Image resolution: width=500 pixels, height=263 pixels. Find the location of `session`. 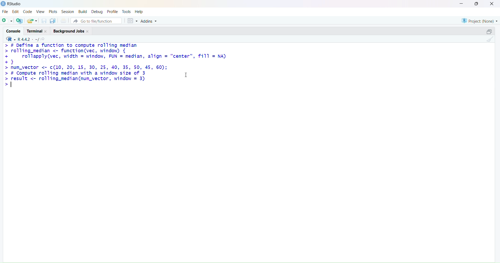

session is located at coordinates (68, 12).